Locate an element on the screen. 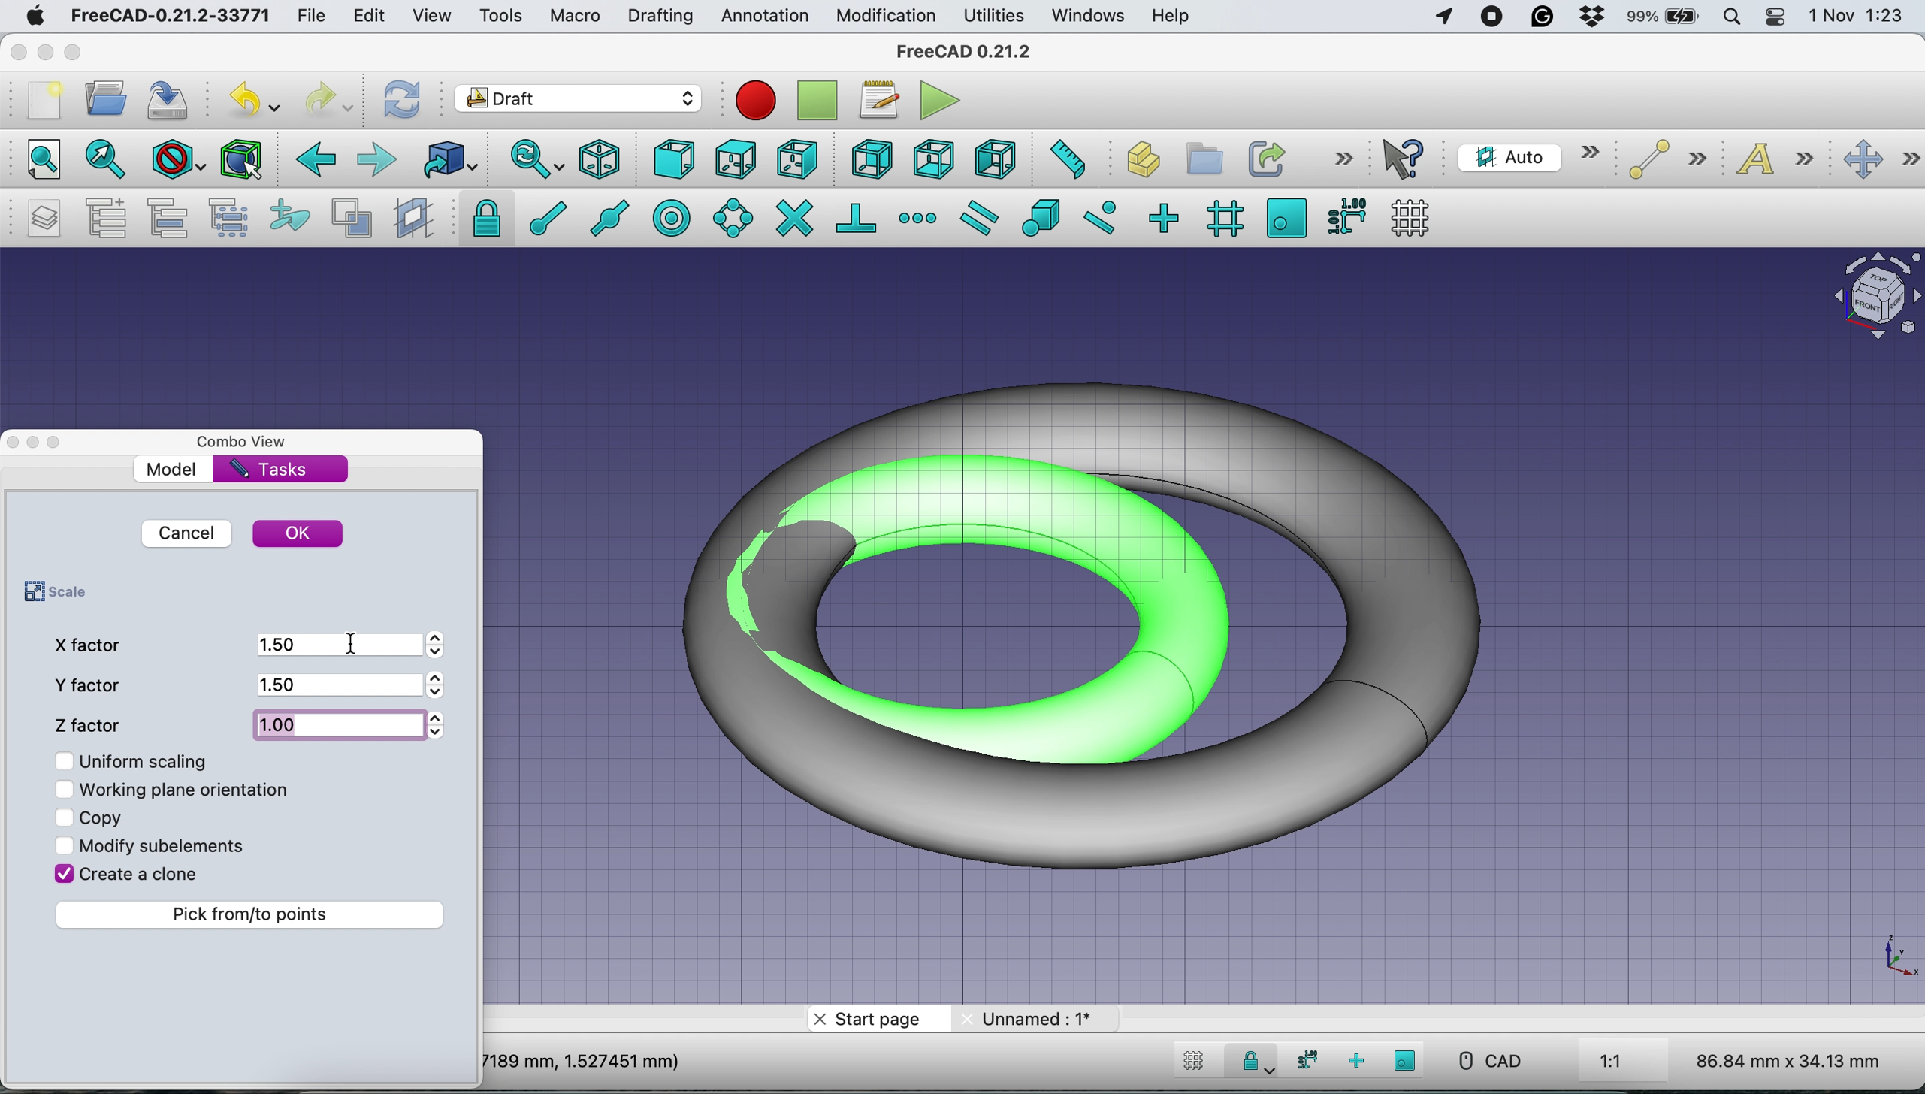  utilities is located at coordinates (996, 17).